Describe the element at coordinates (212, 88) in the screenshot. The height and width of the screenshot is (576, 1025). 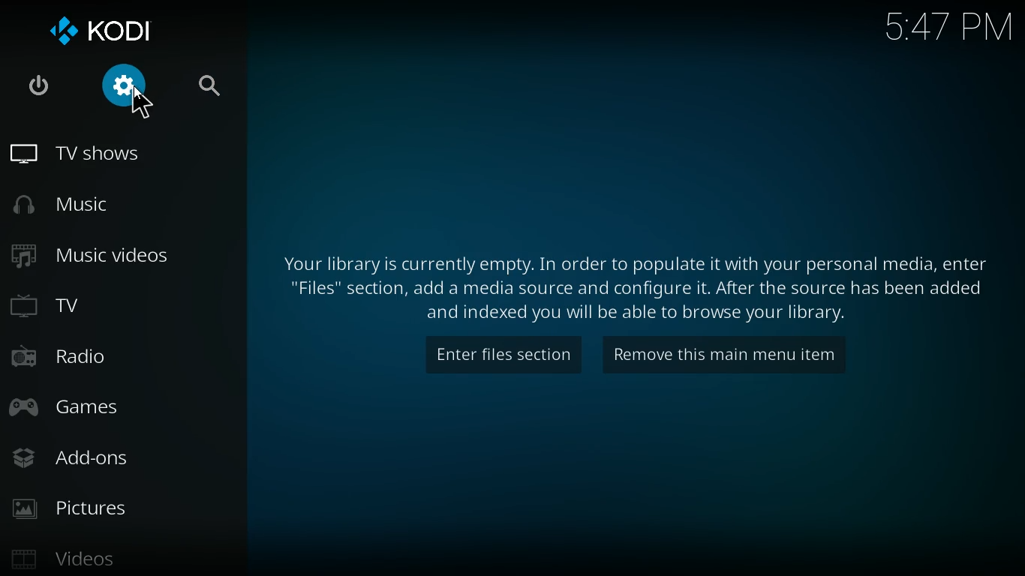
I see `search` at that location.